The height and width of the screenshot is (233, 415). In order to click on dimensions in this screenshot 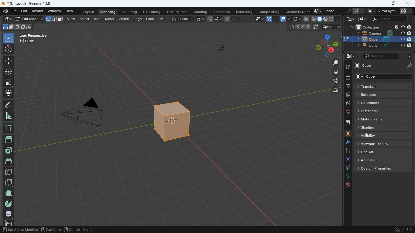, I will do `click(327, 46)`.